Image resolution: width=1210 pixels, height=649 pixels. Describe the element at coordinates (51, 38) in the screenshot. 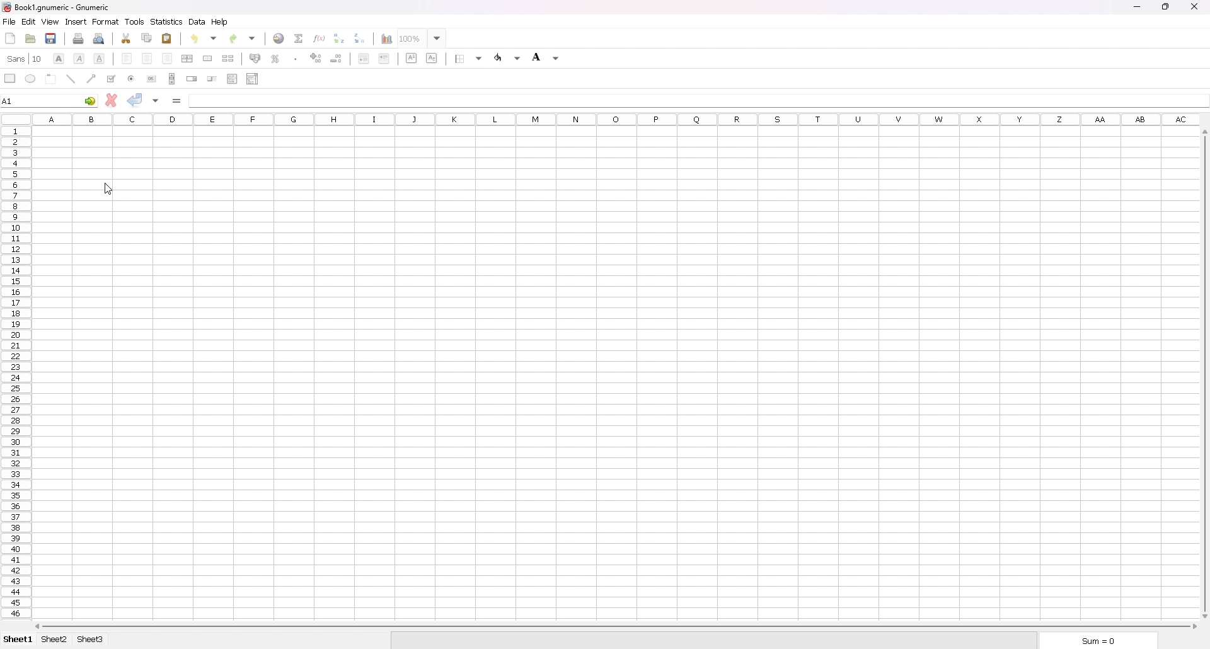

I see `save` at that location.